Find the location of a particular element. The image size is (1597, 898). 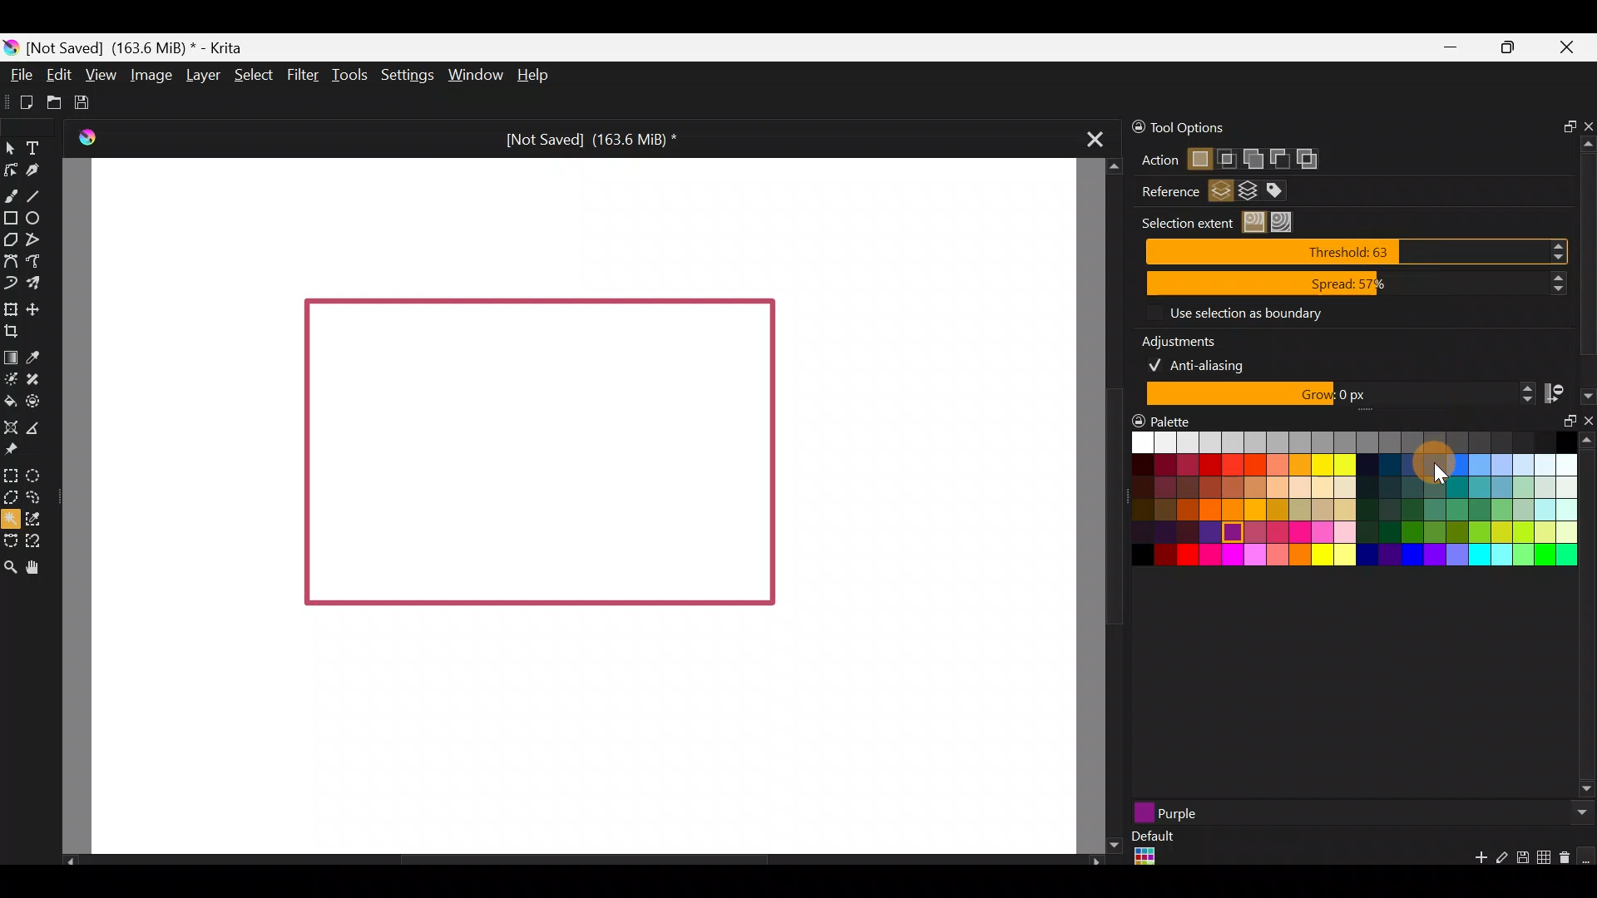

Grow is located at coordinates (1337, 395).